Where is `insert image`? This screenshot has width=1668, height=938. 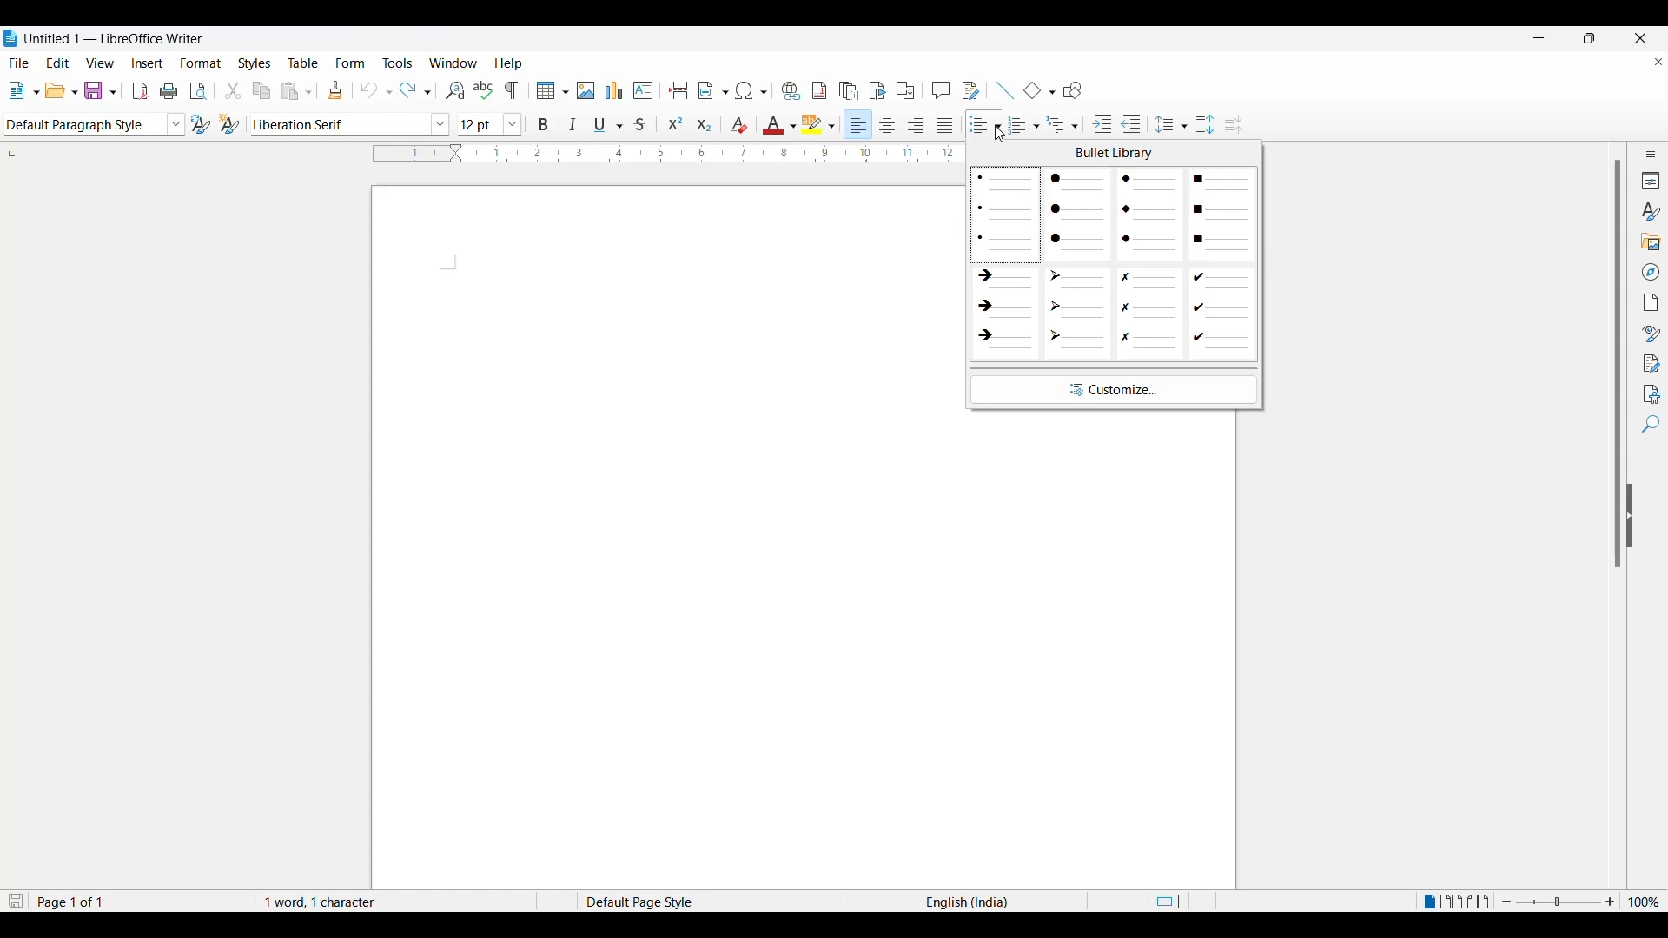
insert image is located at coordinates (586, 91).